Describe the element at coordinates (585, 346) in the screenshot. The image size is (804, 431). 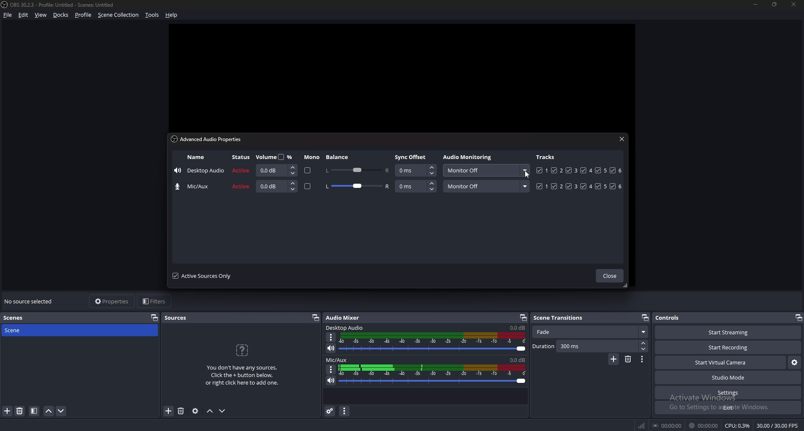
I see `duration` at that location.